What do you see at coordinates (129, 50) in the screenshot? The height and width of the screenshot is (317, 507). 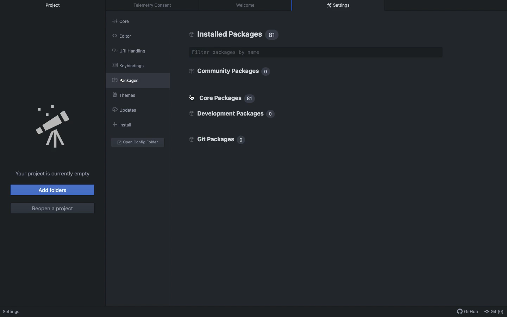 I see `URL handling` at bounding box center [129, 50].